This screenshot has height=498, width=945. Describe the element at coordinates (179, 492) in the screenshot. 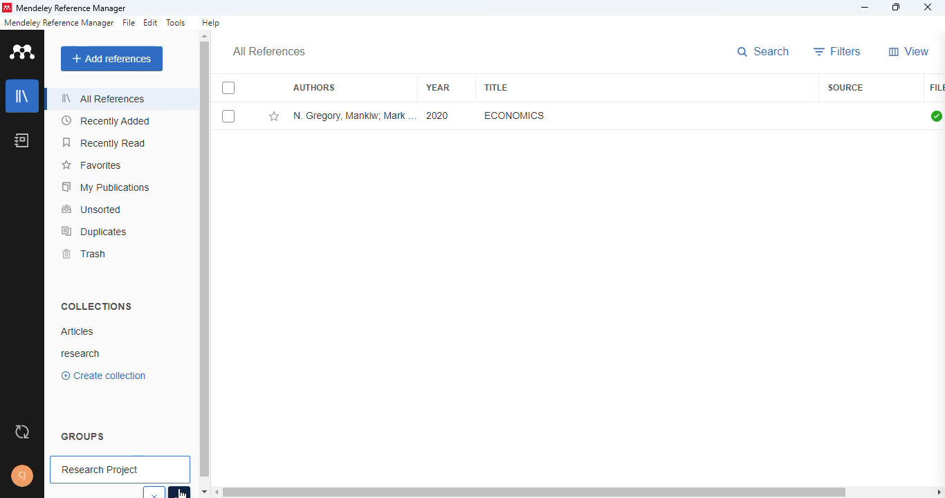

I see `select` at that location.